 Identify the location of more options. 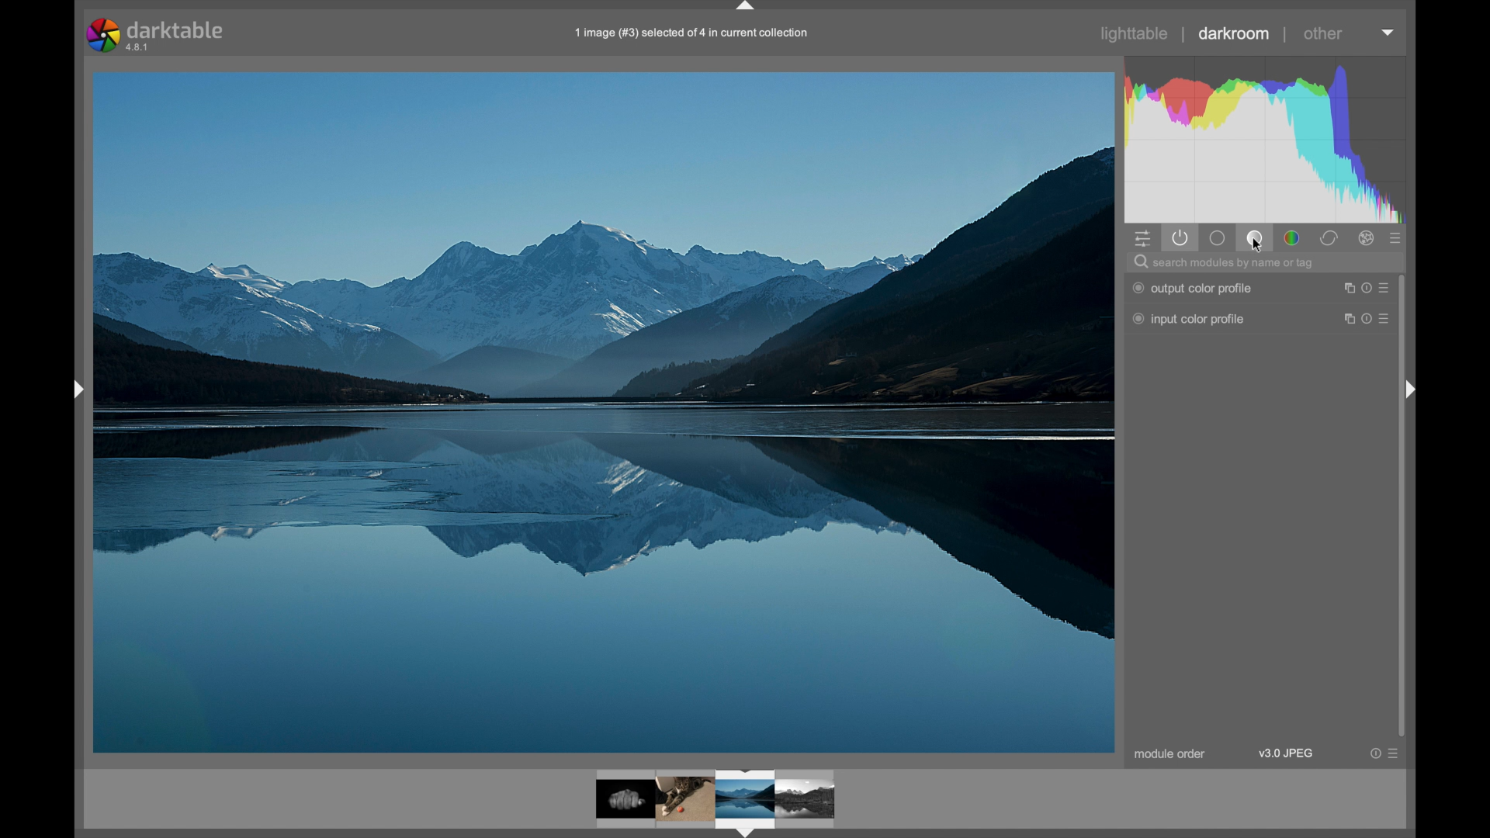
(1367, 319).